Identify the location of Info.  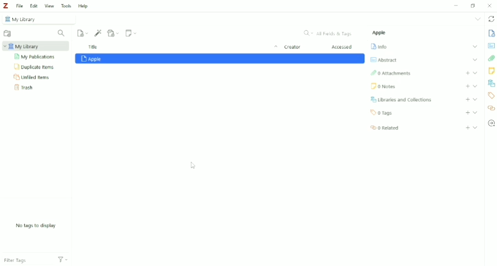
(492, 34).